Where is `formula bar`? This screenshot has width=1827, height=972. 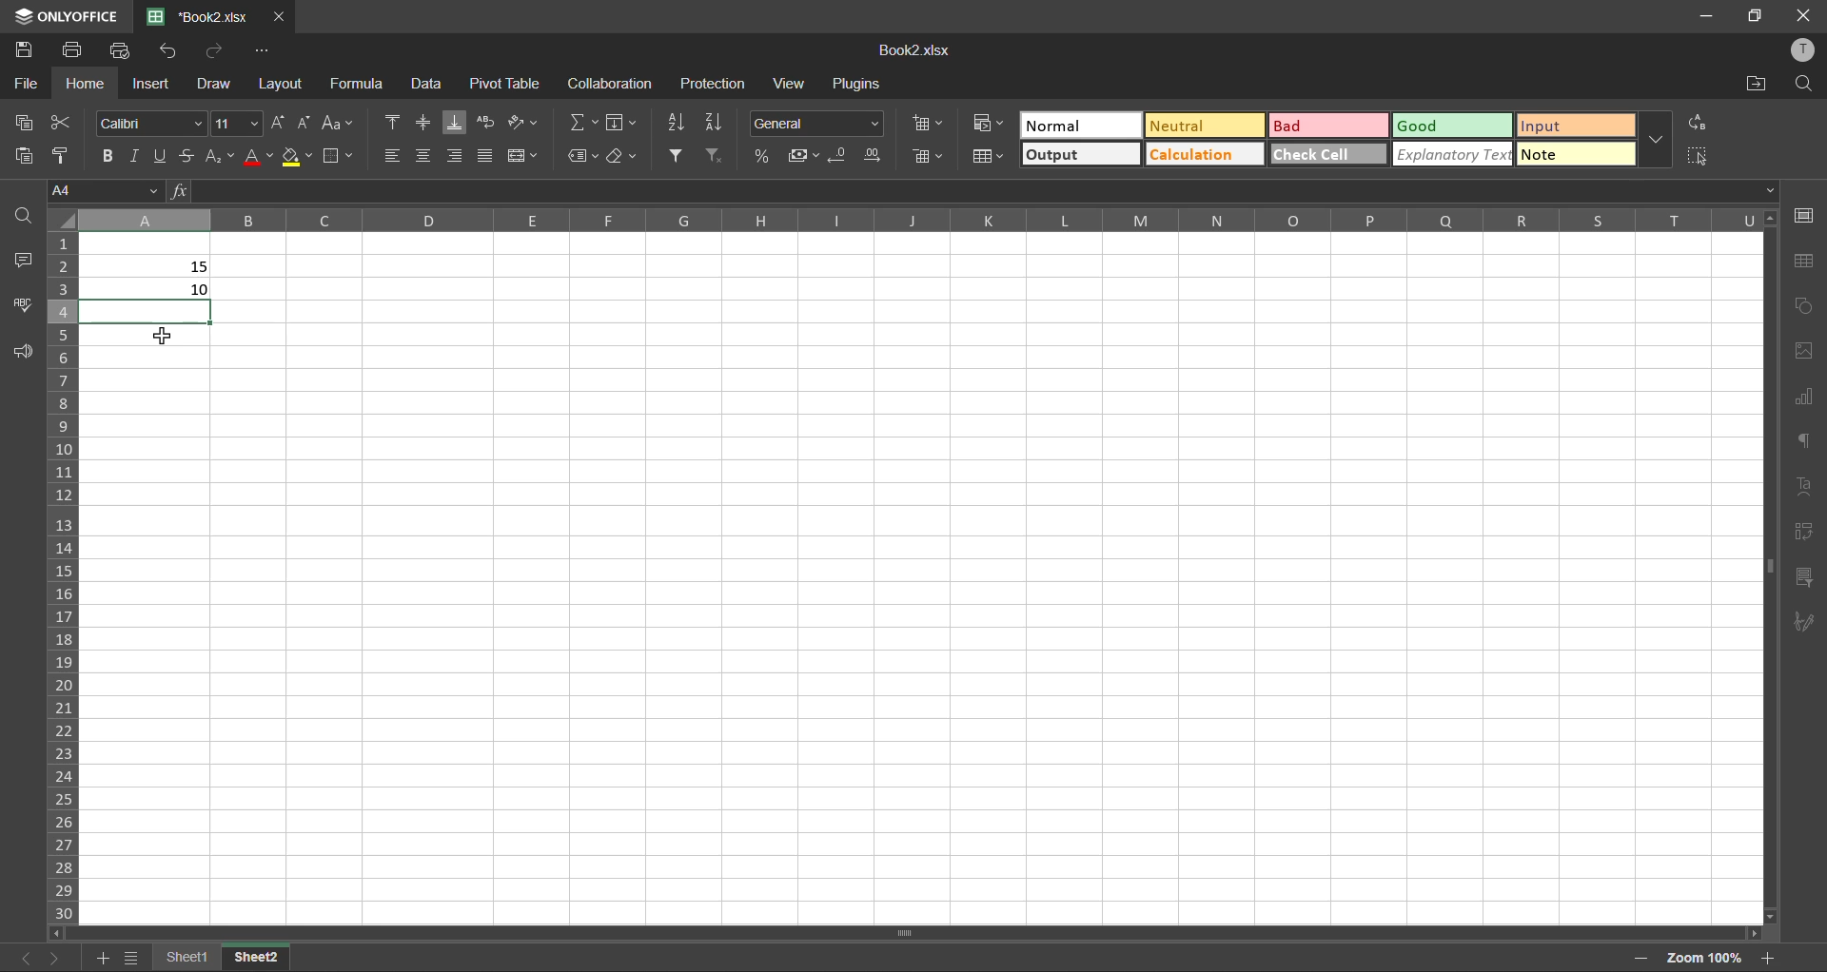
formula bar is located at coordinates (971, 191).